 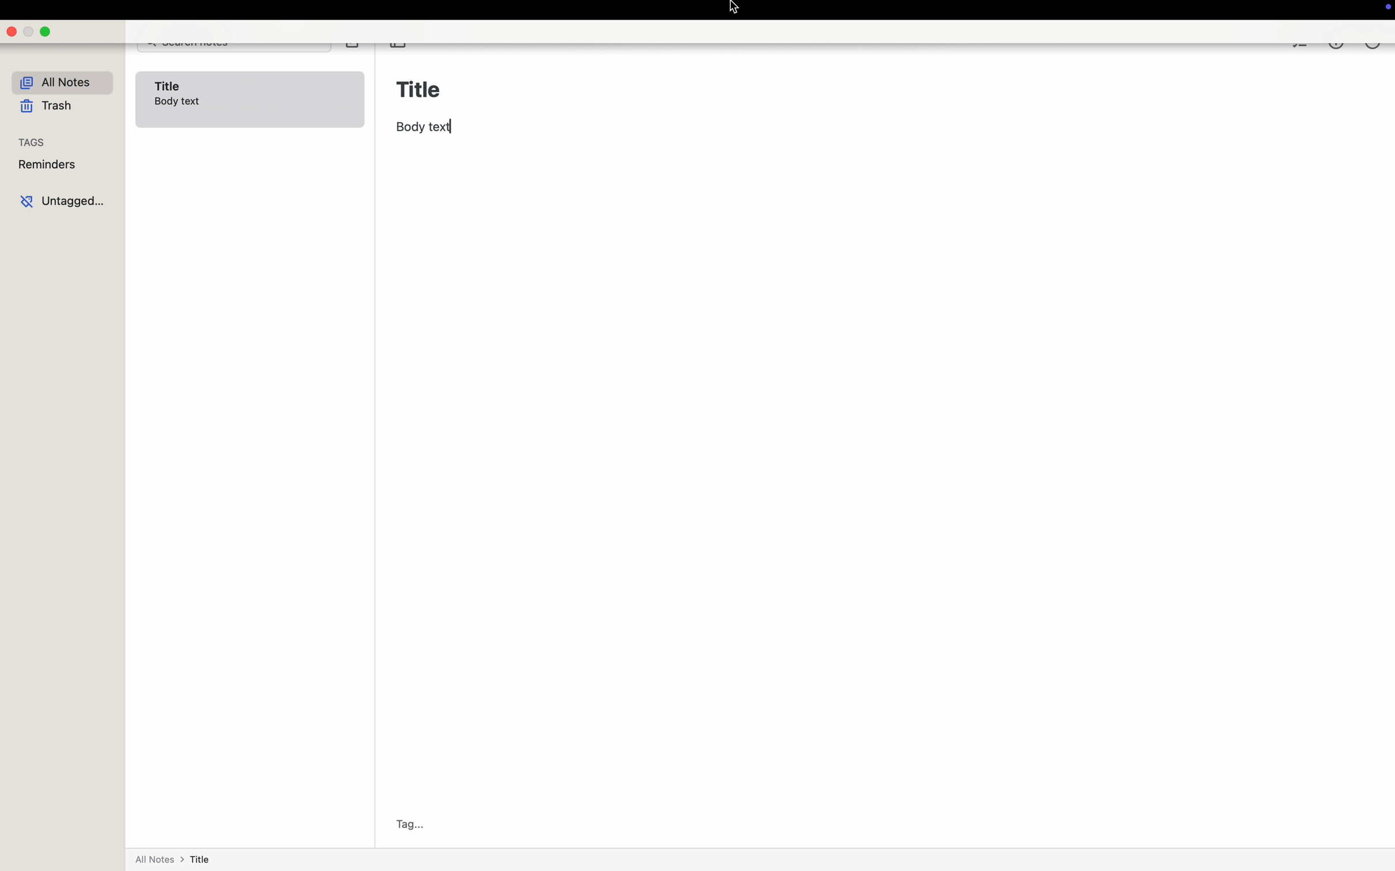 What do you see at coordinates (424, 127) in the screenshot?
I see `body text` at bounding box center [424, 127].